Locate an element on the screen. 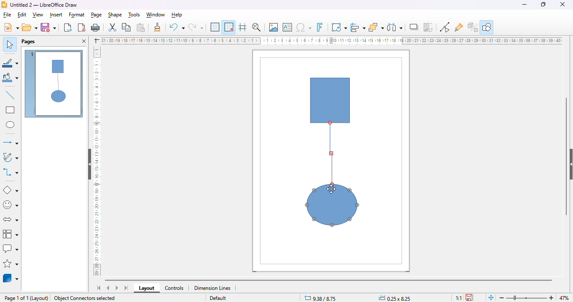 The image size is (573, 302). object connectors selected is located at coordinates (85, 298).